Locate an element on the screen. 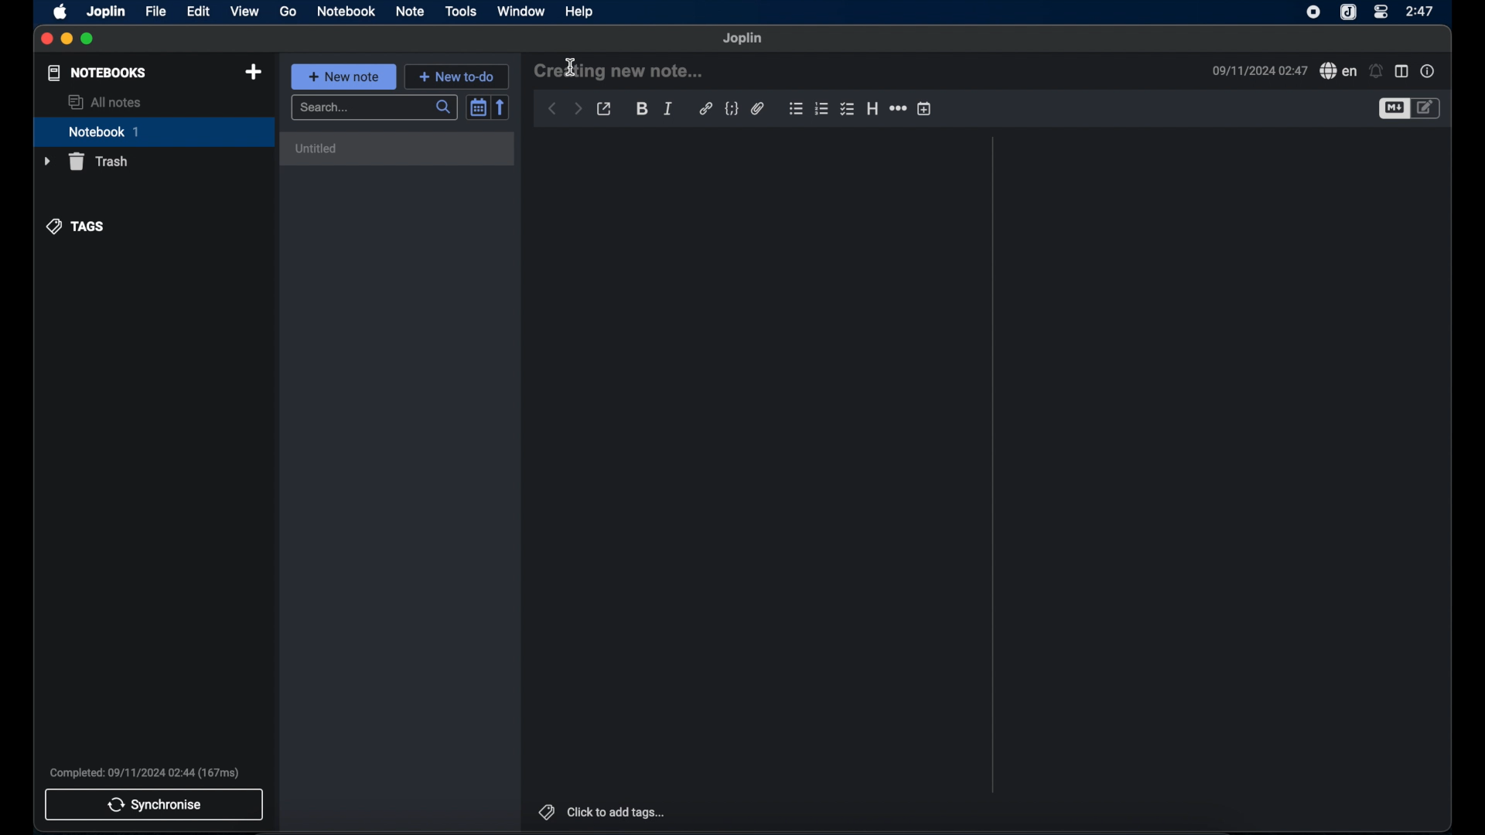  forward is located at coordinates (577, 109).